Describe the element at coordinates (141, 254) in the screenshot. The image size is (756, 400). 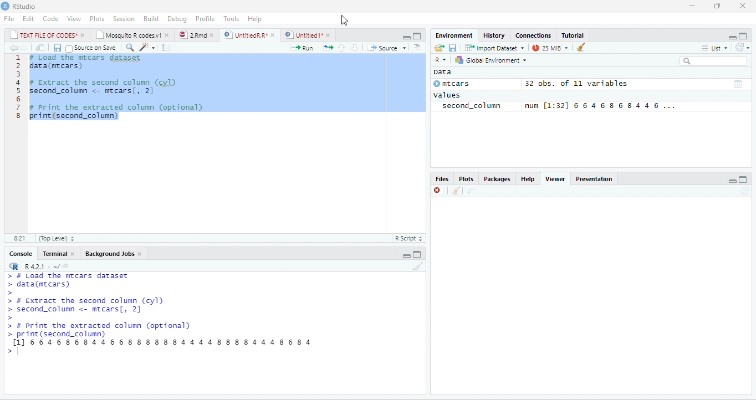
I see `close` at that location.